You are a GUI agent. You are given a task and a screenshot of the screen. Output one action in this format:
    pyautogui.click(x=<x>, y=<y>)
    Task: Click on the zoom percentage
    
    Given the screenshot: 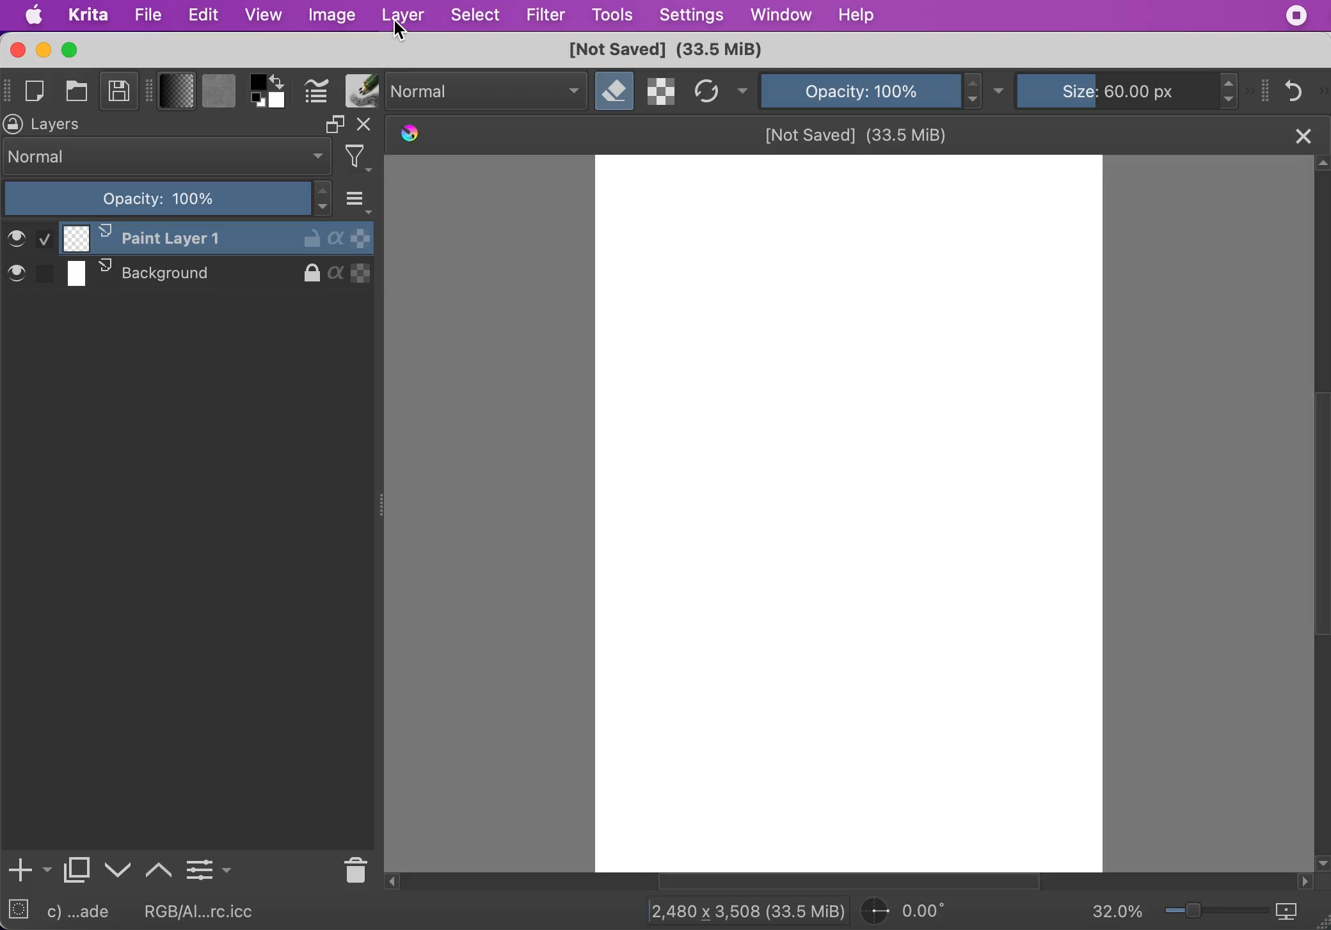 What is the action you would take?
    pyautogui.click(x=1117, y=913)
    